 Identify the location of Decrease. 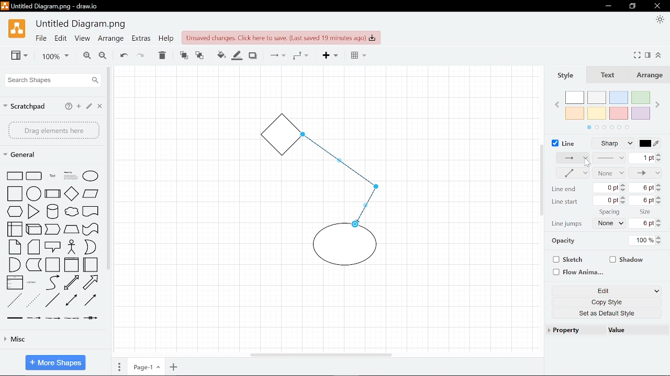
(659, 203).